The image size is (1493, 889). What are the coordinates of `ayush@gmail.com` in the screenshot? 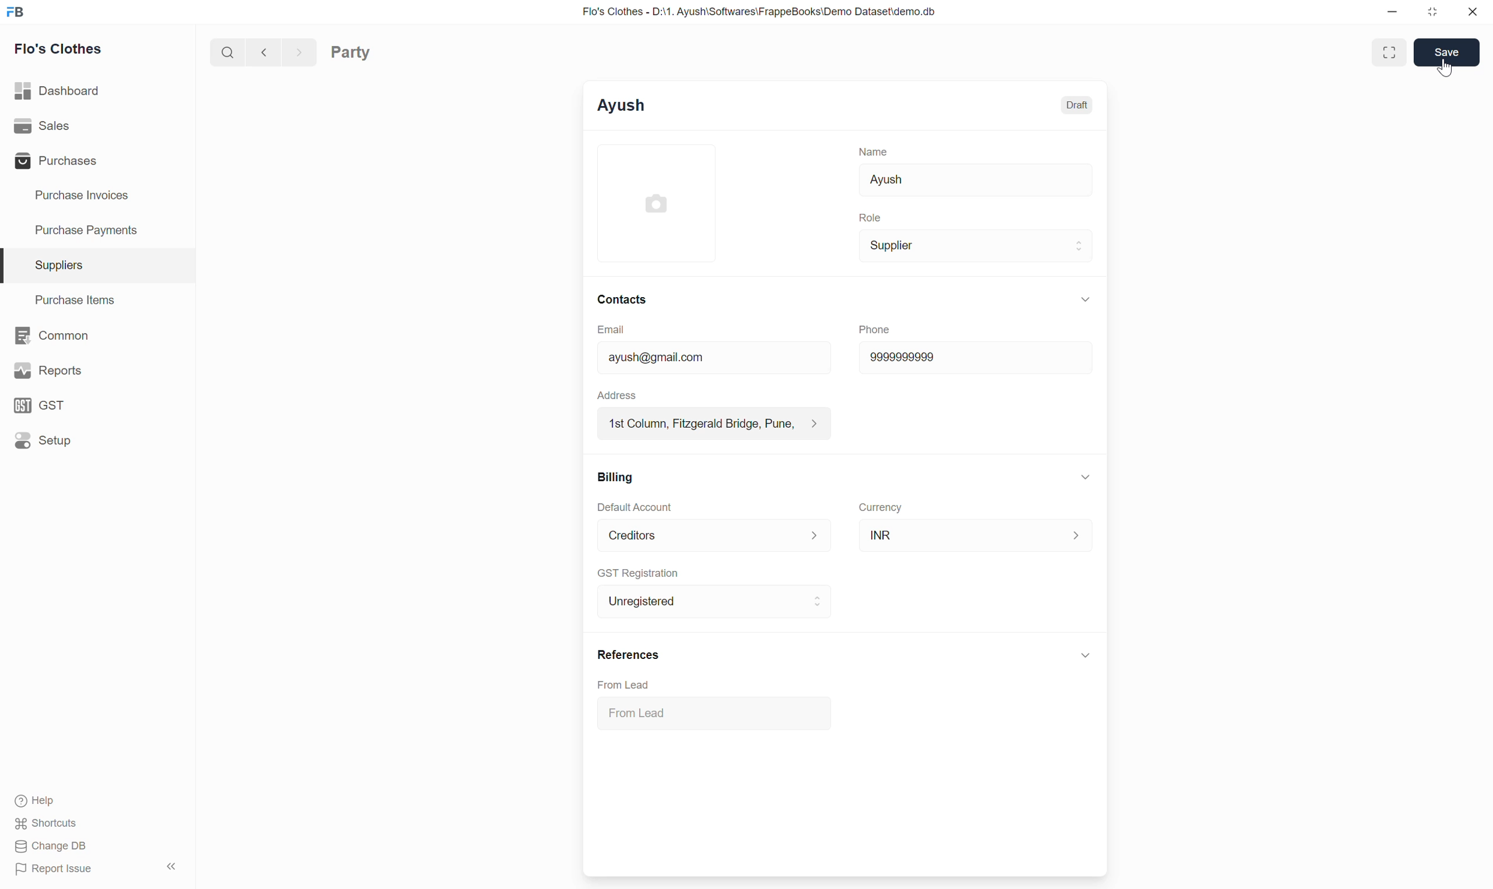 It's located at (714, 356).